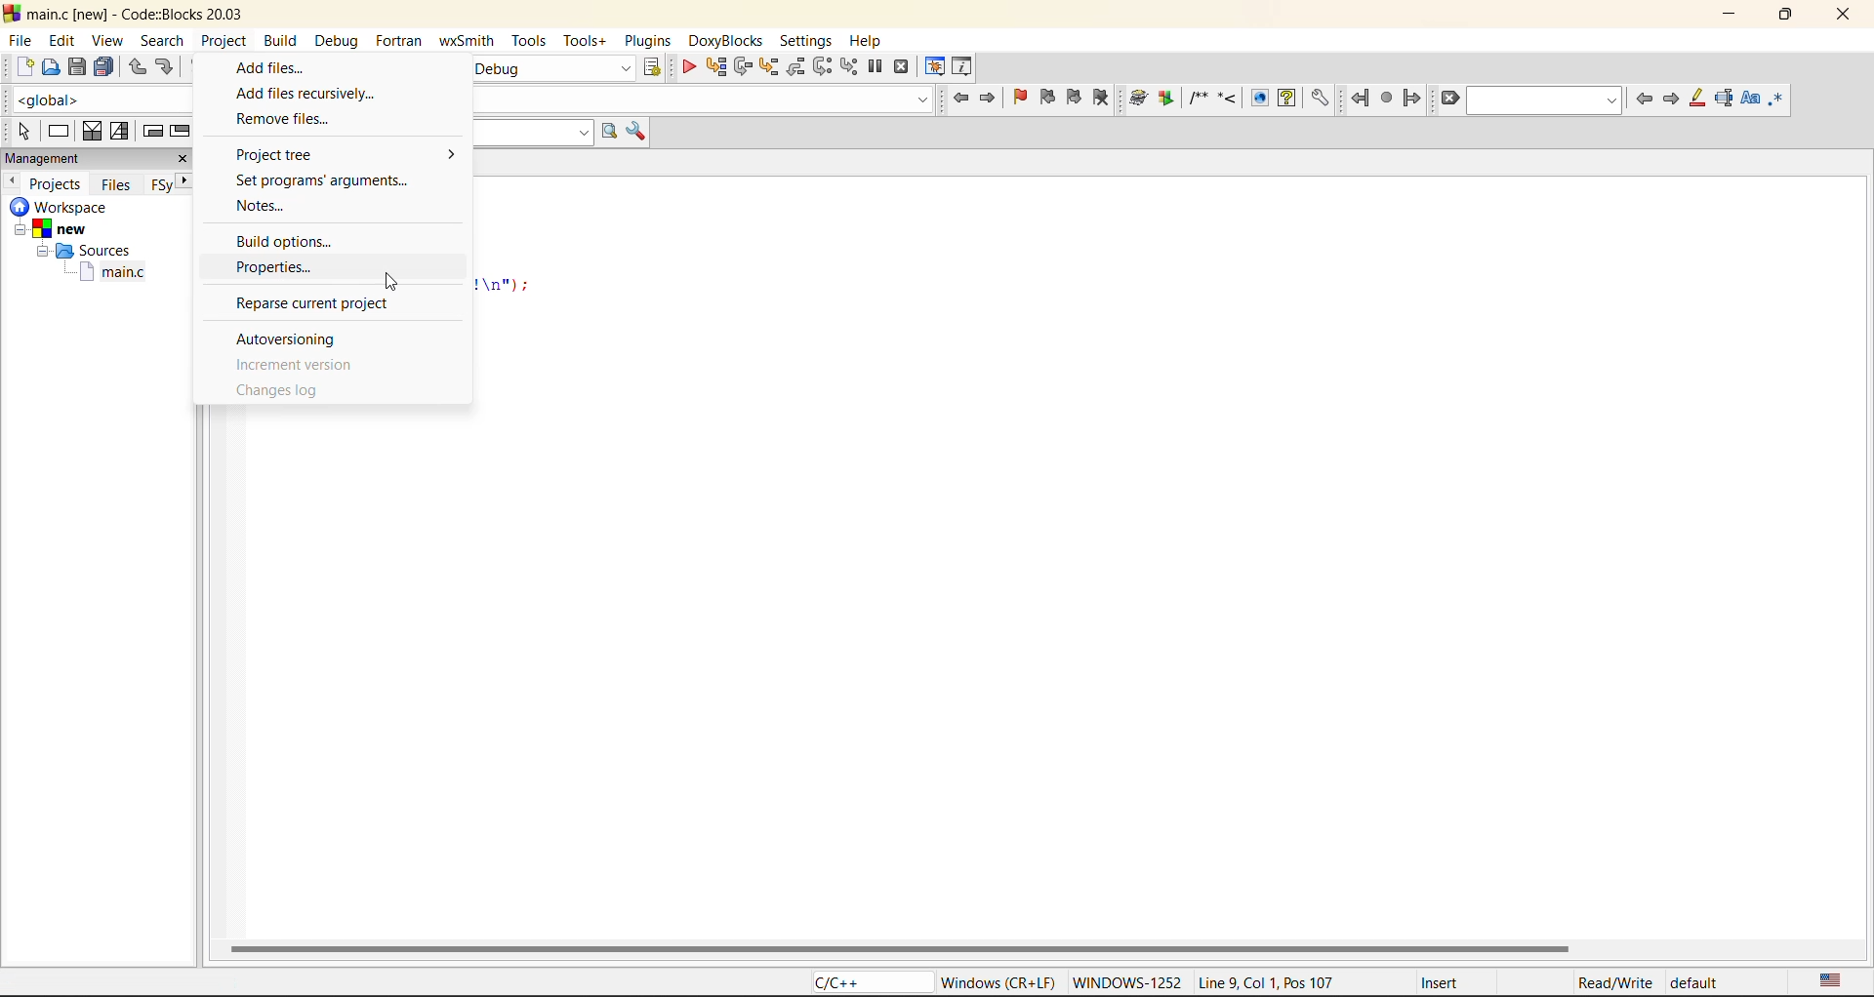  What do you see at coordinates (637, 132) in the screenshot?
I see `show options window` at bounding box center [637, 132].